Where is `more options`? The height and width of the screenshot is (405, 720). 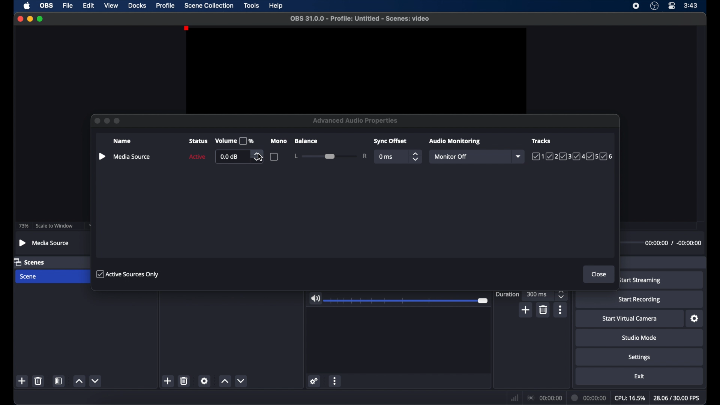
more options is located at coordinates (561, 310).